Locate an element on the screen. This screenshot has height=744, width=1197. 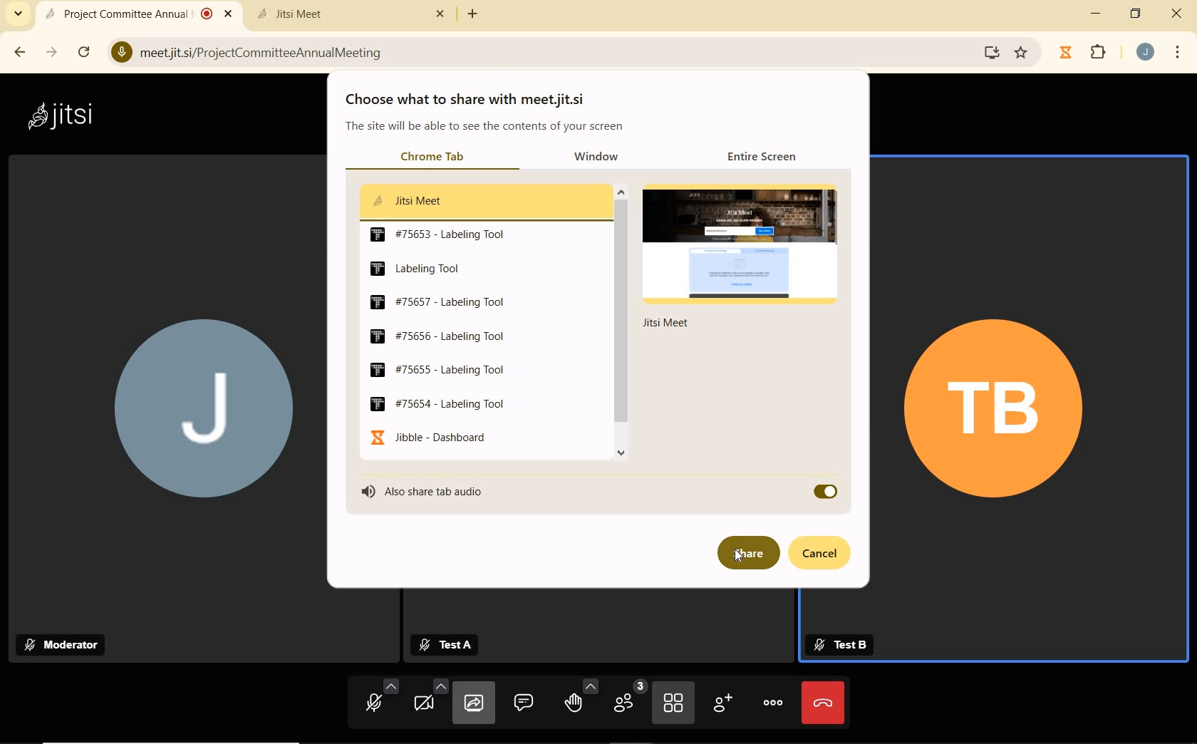
bookmark is located at coordinates (1022, 53).